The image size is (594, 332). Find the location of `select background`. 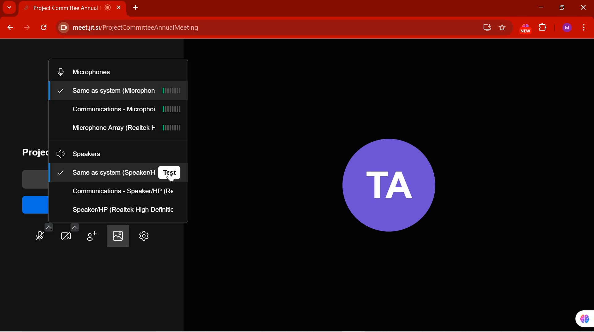

select background is located at coordinates (117, 236).